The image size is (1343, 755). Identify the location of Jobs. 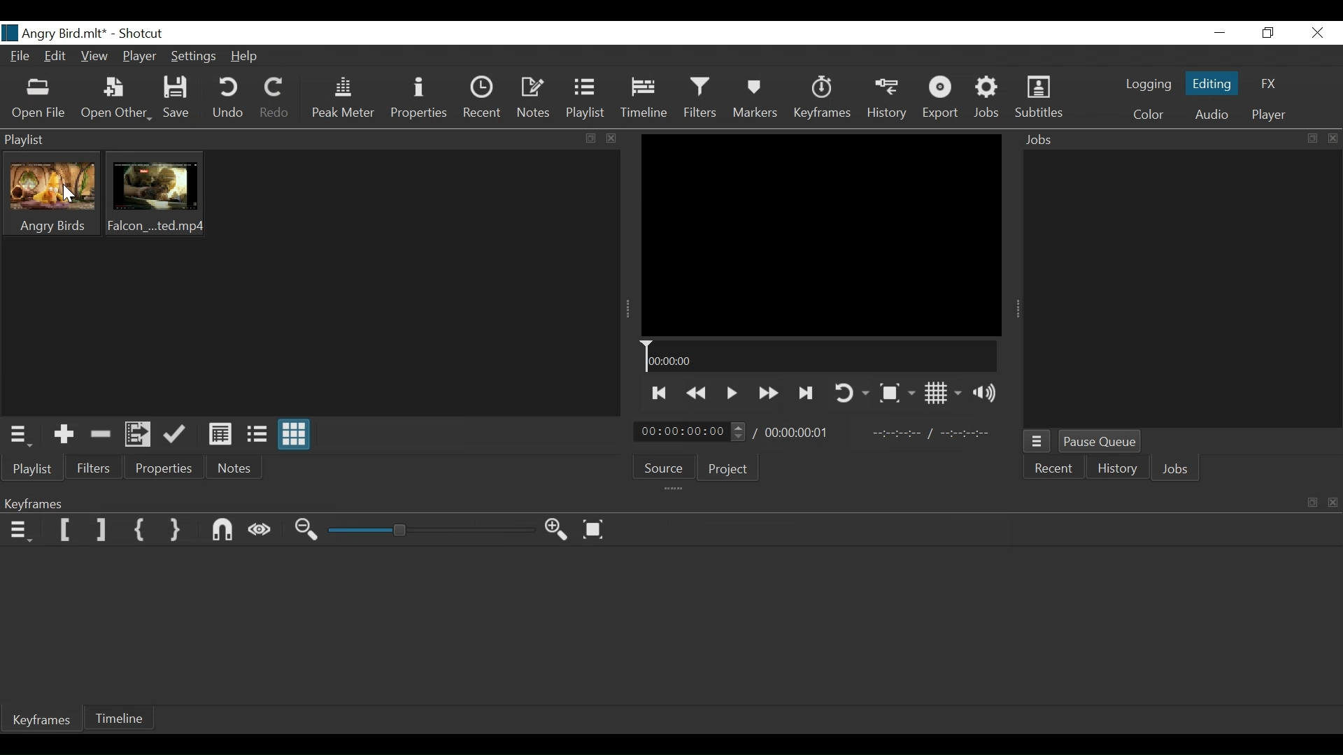
(1177, 469).